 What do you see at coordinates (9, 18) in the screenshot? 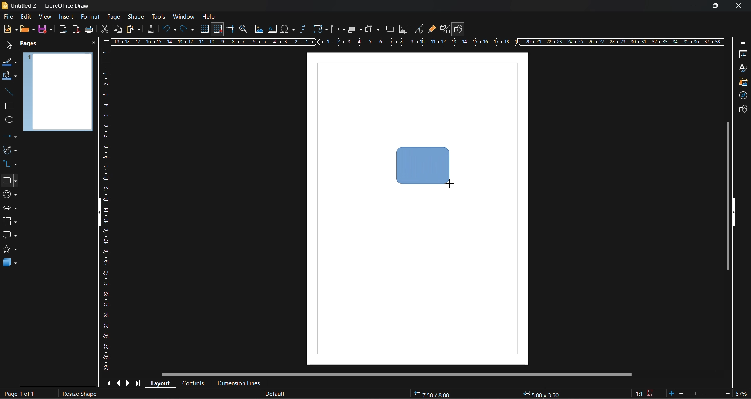
I see `file` at bounding box center [9, 18].